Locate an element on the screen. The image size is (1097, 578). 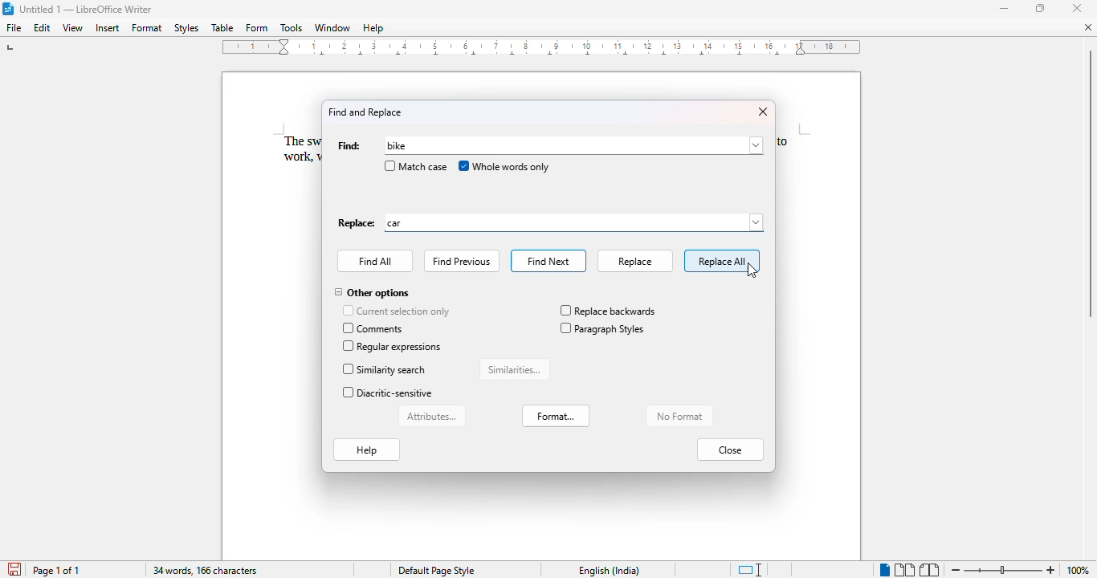
close is located at coordinates (762, 112).